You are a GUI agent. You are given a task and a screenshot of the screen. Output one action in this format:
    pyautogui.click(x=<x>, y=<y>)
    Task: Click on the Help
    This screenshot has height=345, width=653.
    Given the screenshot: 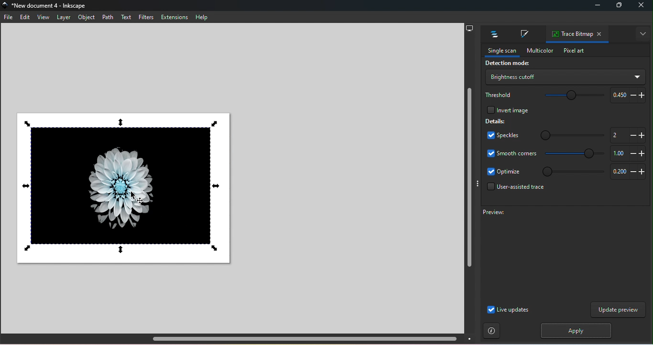 What is the action you would take?
    pyautogui.click(x=202, y=17)
    